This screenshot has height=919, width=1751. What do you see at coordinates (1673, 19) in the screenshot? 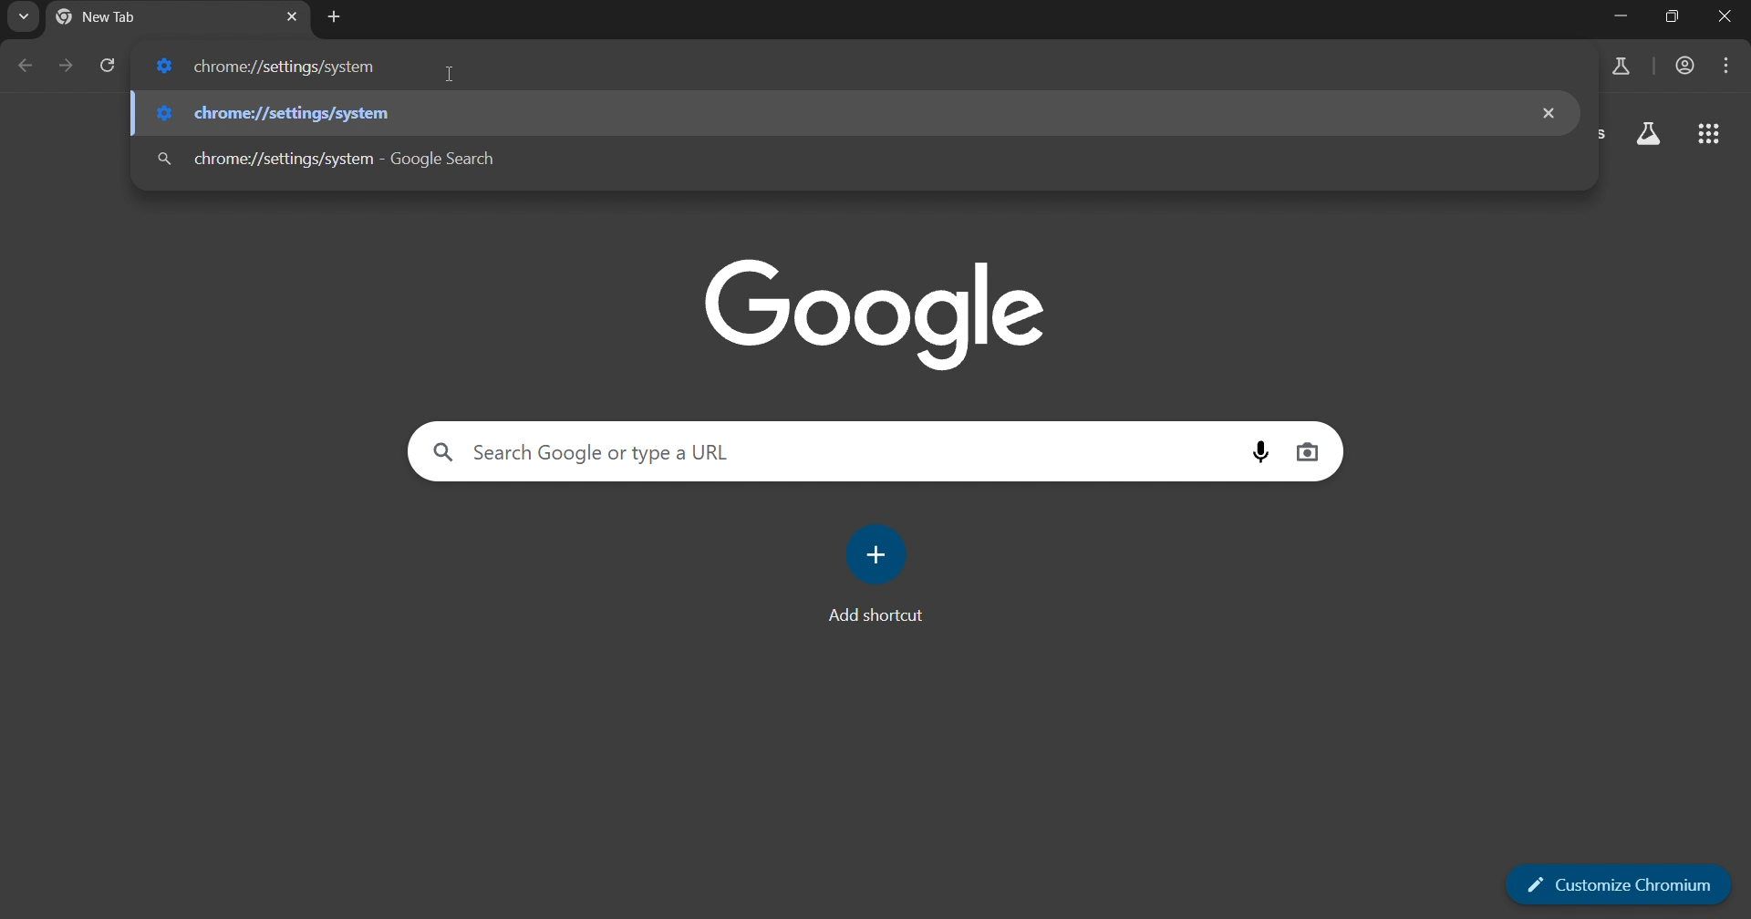
I see `Maximize` at bounding box center [1673, 19].